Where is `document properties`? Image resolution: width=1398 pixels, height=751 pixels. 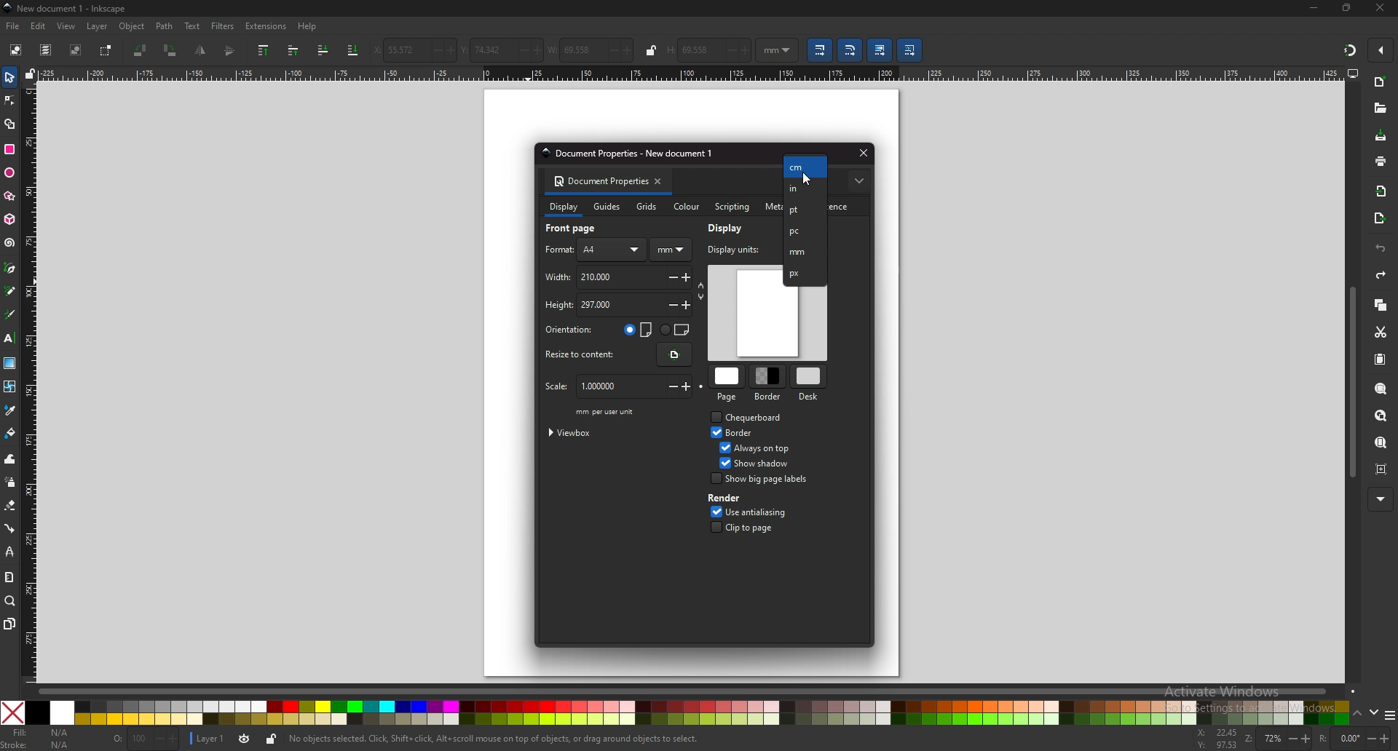
document properties is located at coordinates (599, 182).